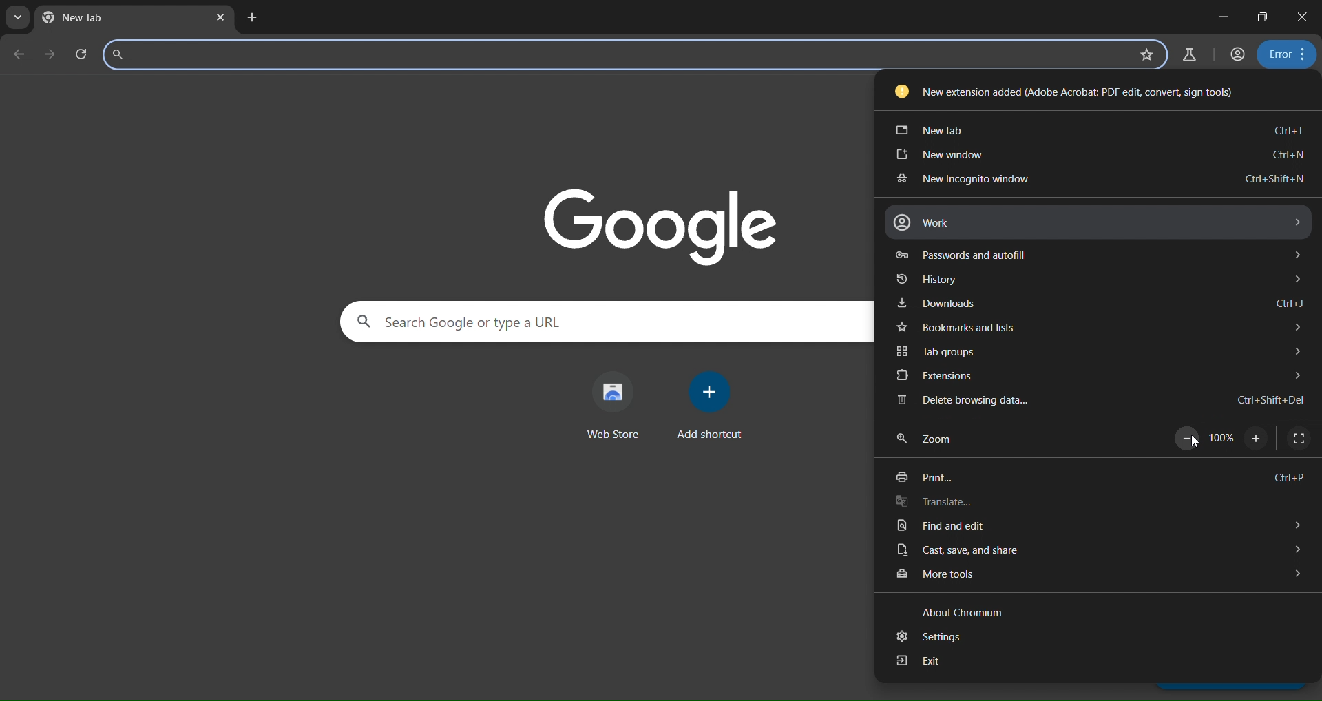 The height and width of the screenshot is (701, 1322). What do you see at coordinates (1099, 402) in the screenshot?
I see `delete browsing data` at bounding box center [1099, 402].